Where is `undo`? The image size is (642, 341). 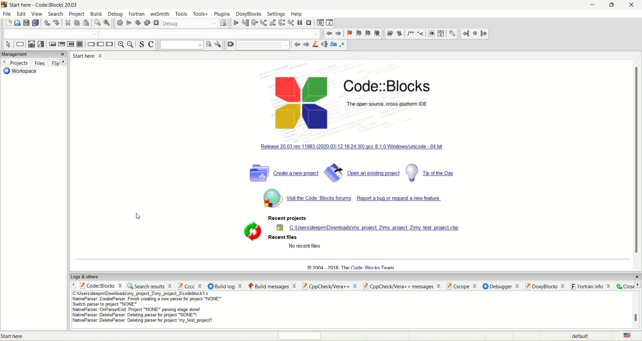
undo is located at coordinates (47, 22).